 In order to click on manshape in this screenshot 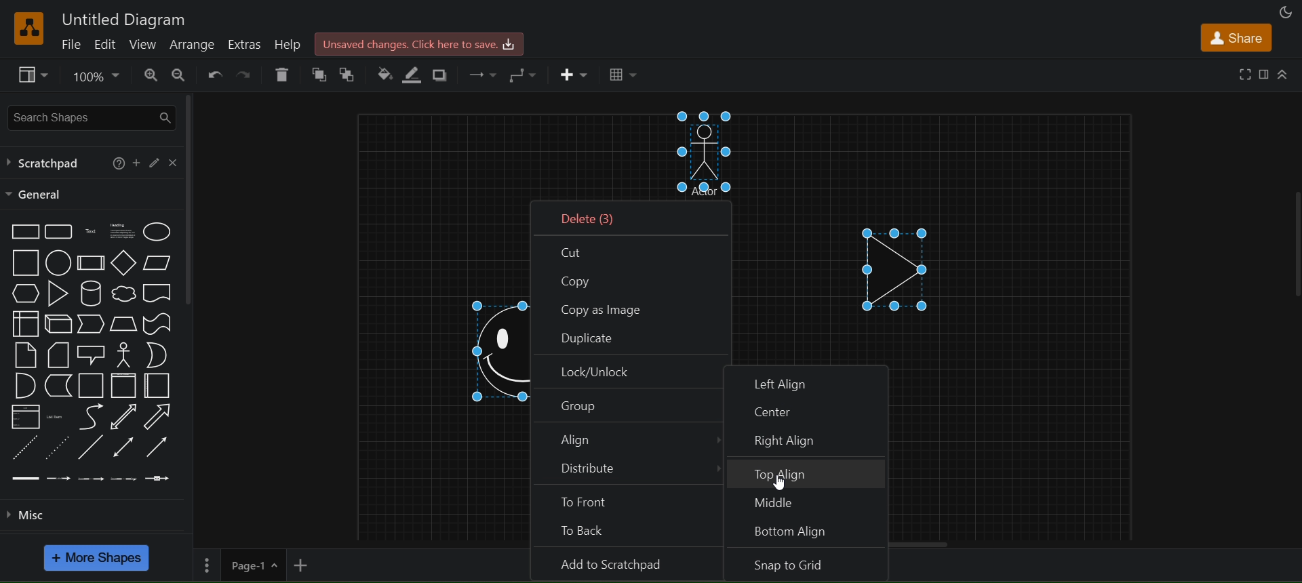, I will do `click(712, 155)`.